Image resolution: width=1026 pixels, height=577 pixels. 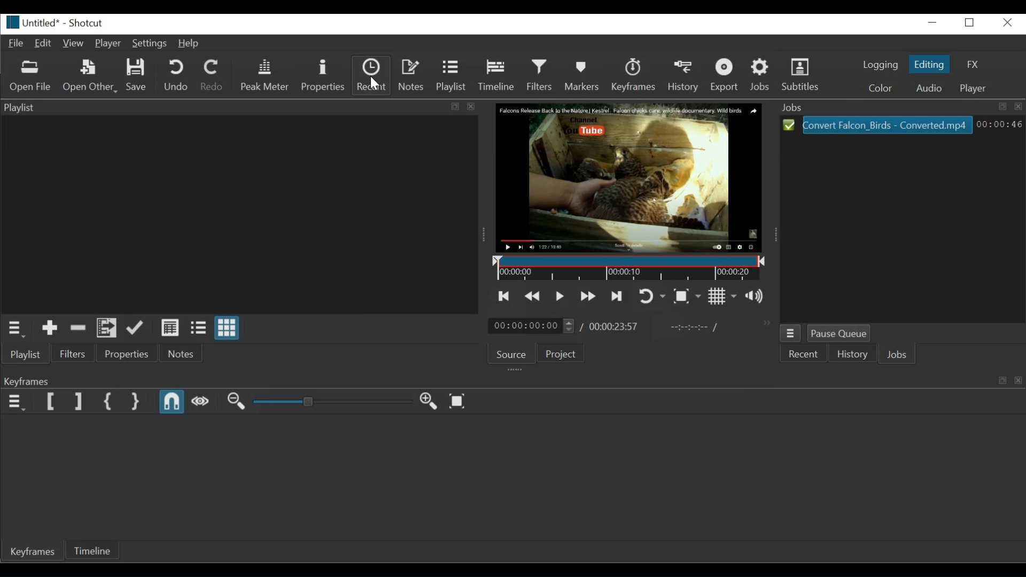 I want to click on View as files, so click(x=197, y=327).